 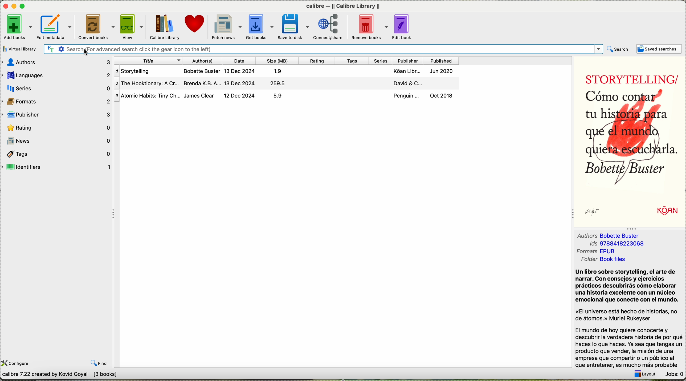 What do you see at coordinates (111, 213) in the screenshot?
I see `Collapse` at bounding box center [111, 213].